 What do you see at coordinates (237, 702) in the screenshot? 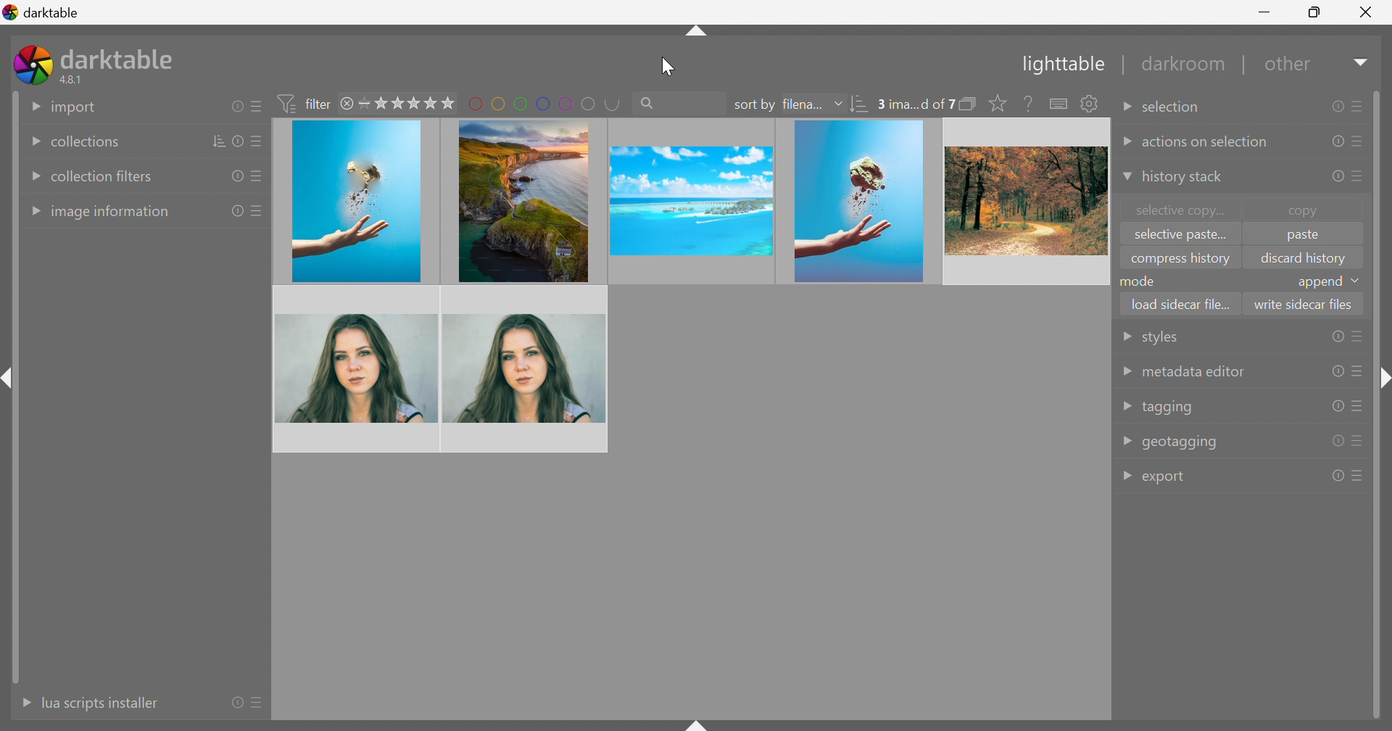
I see `reset` at bounding box center [237, 702].